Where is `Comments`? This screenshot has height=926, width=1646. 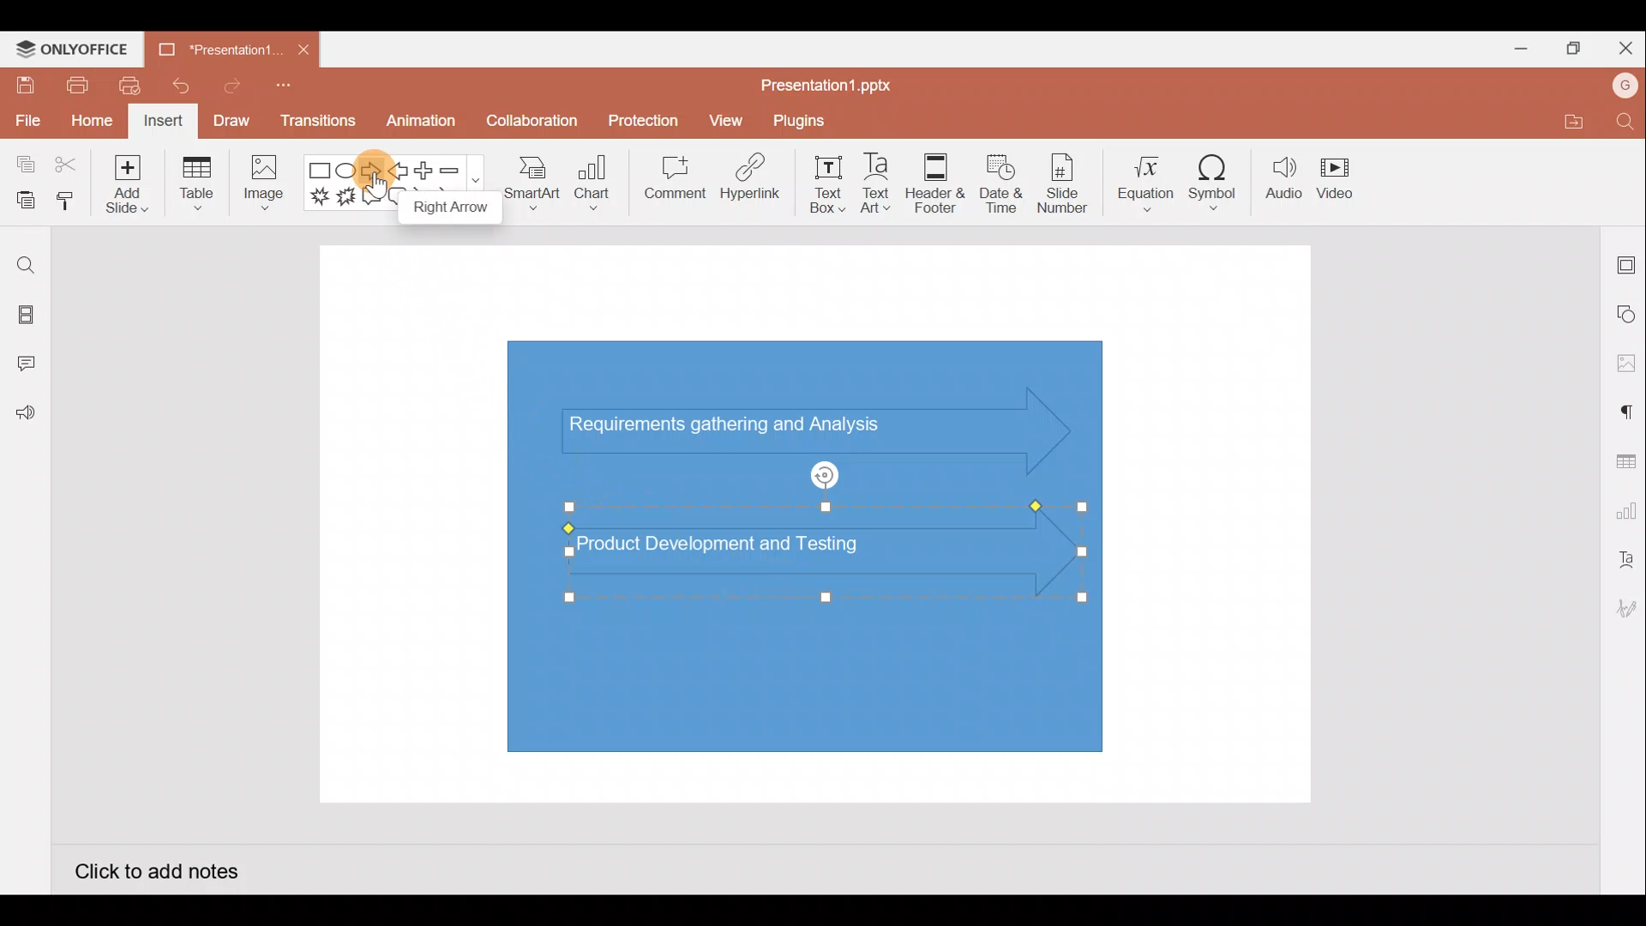
Comments is located at coordinates (30, 365).